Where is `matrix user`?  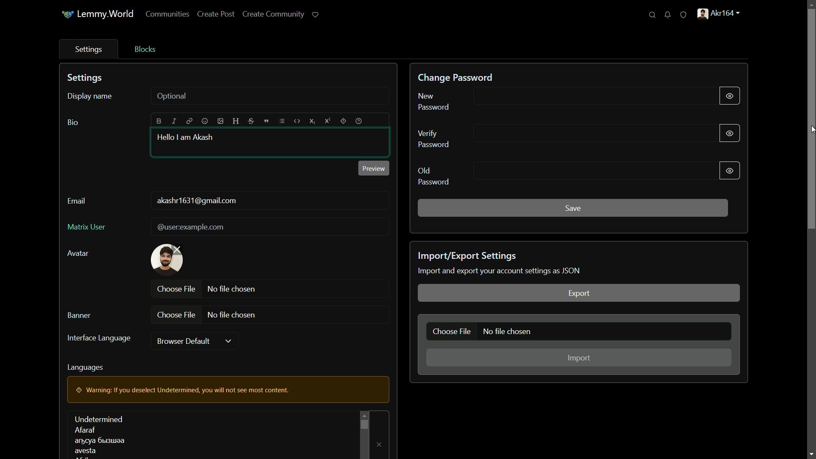
matrix user is located at coordinates (87, 227).